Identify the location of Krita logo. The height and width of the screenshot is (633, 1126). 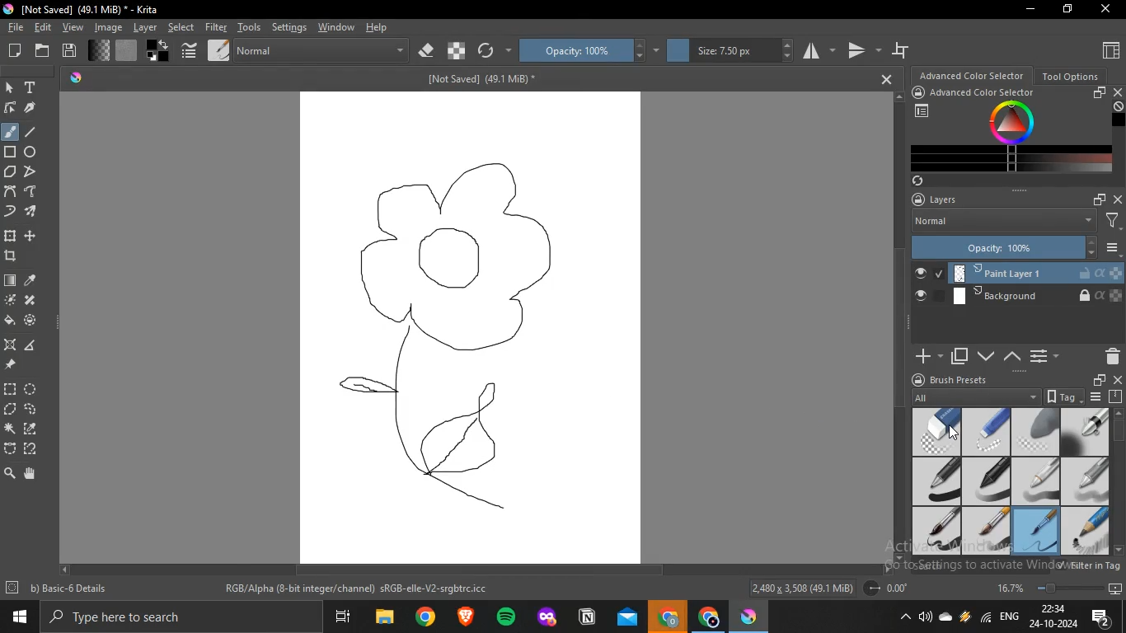
(75, 77).